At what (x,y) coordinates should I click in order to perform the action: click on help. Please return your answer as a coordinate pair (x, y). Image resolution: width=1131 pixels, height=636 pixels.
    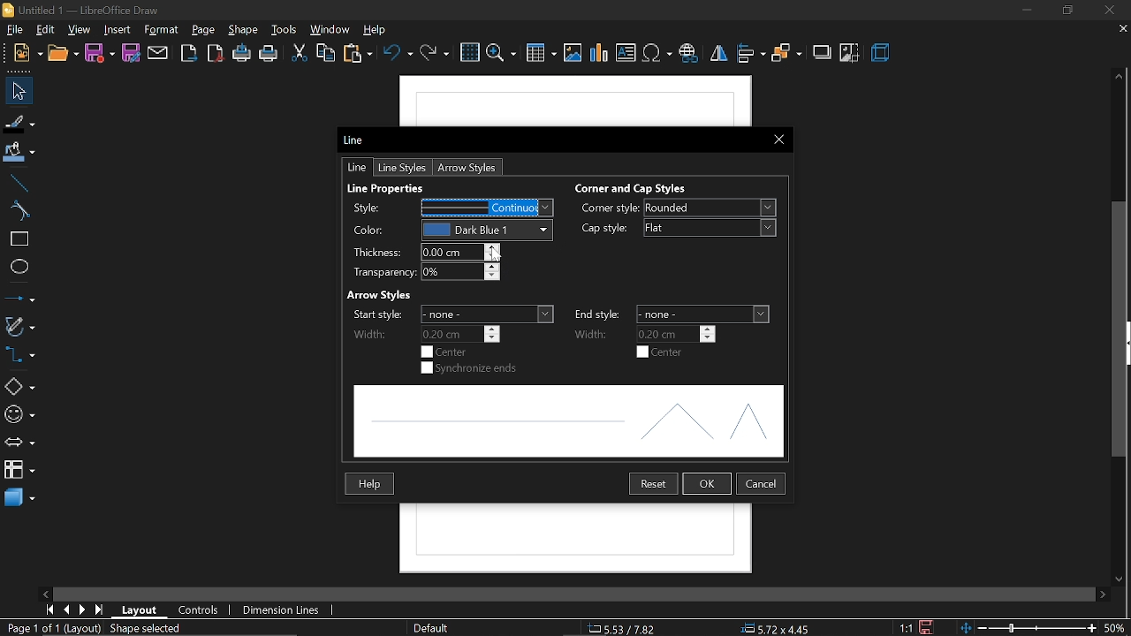
    Looking at the image, I should click on (372, 483).